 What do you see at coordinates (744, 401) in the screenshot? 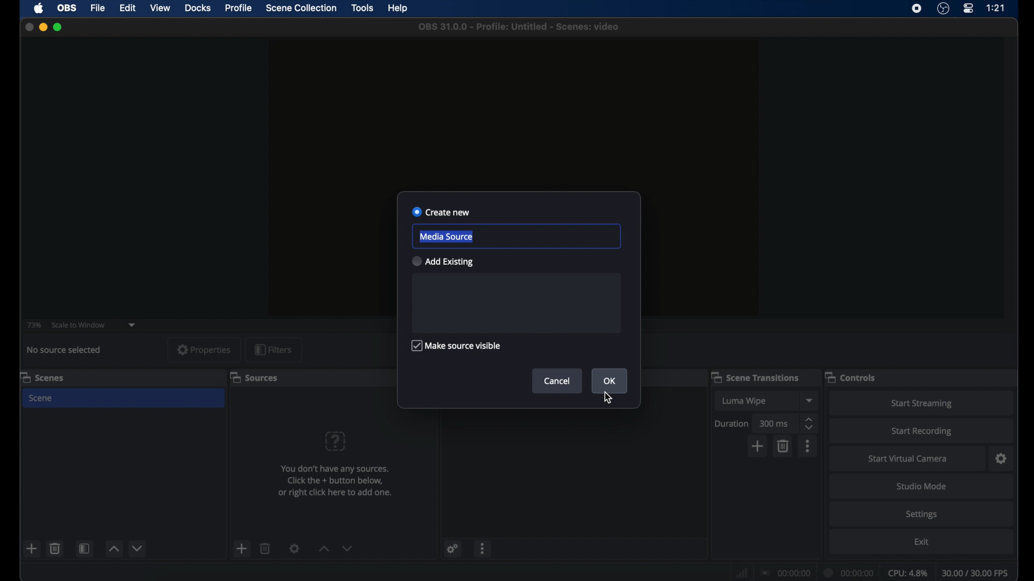
I see `luma wipe` at bounding box center [744, 401].